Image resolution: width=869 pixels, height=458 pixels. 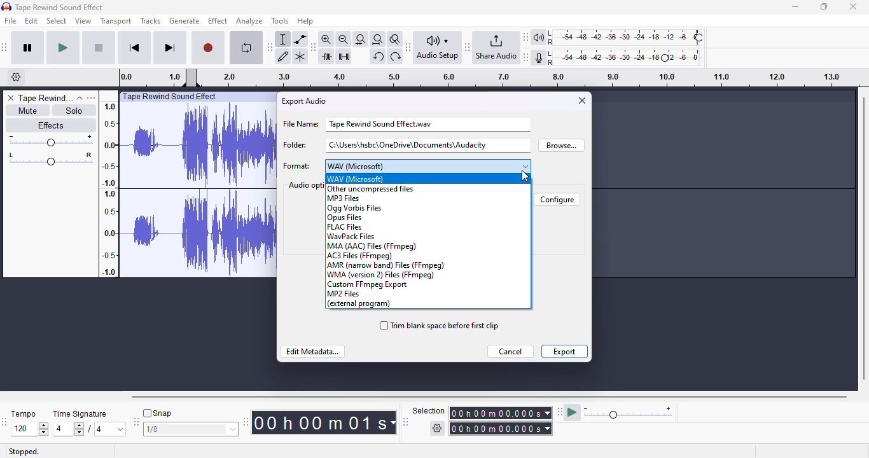 What do you see at coordinates (564, 351) in the screenshot?
I see `export` at bounding box center [564, 351].